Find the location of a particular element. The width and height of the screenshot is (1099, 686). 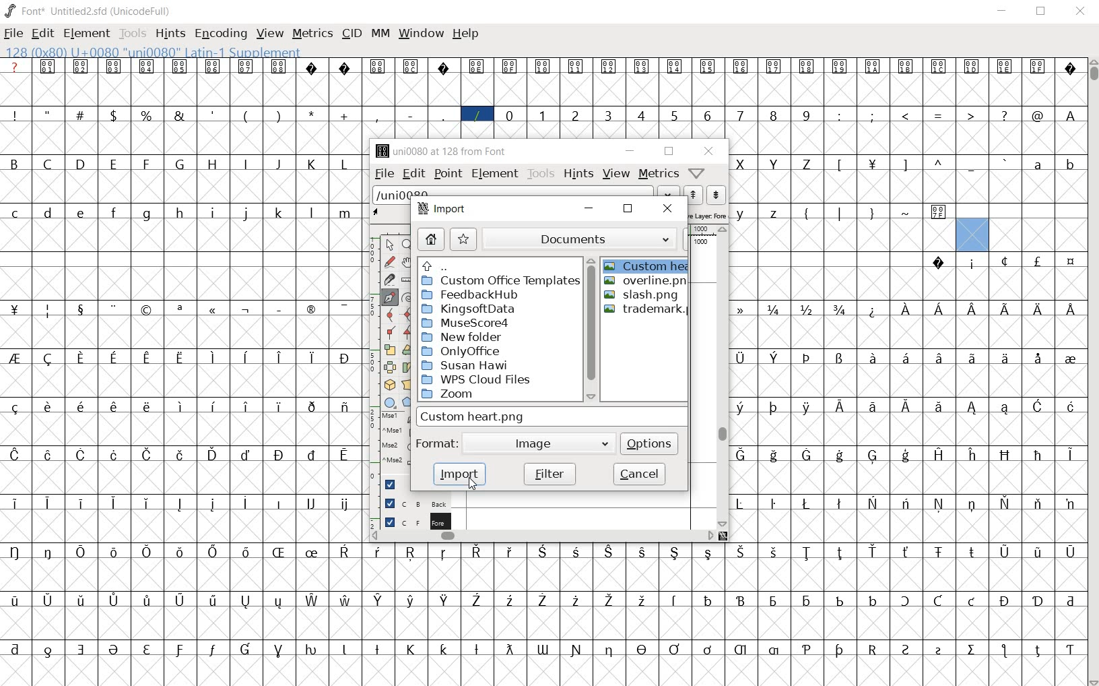

glyph is located at coordinates (246, 552).